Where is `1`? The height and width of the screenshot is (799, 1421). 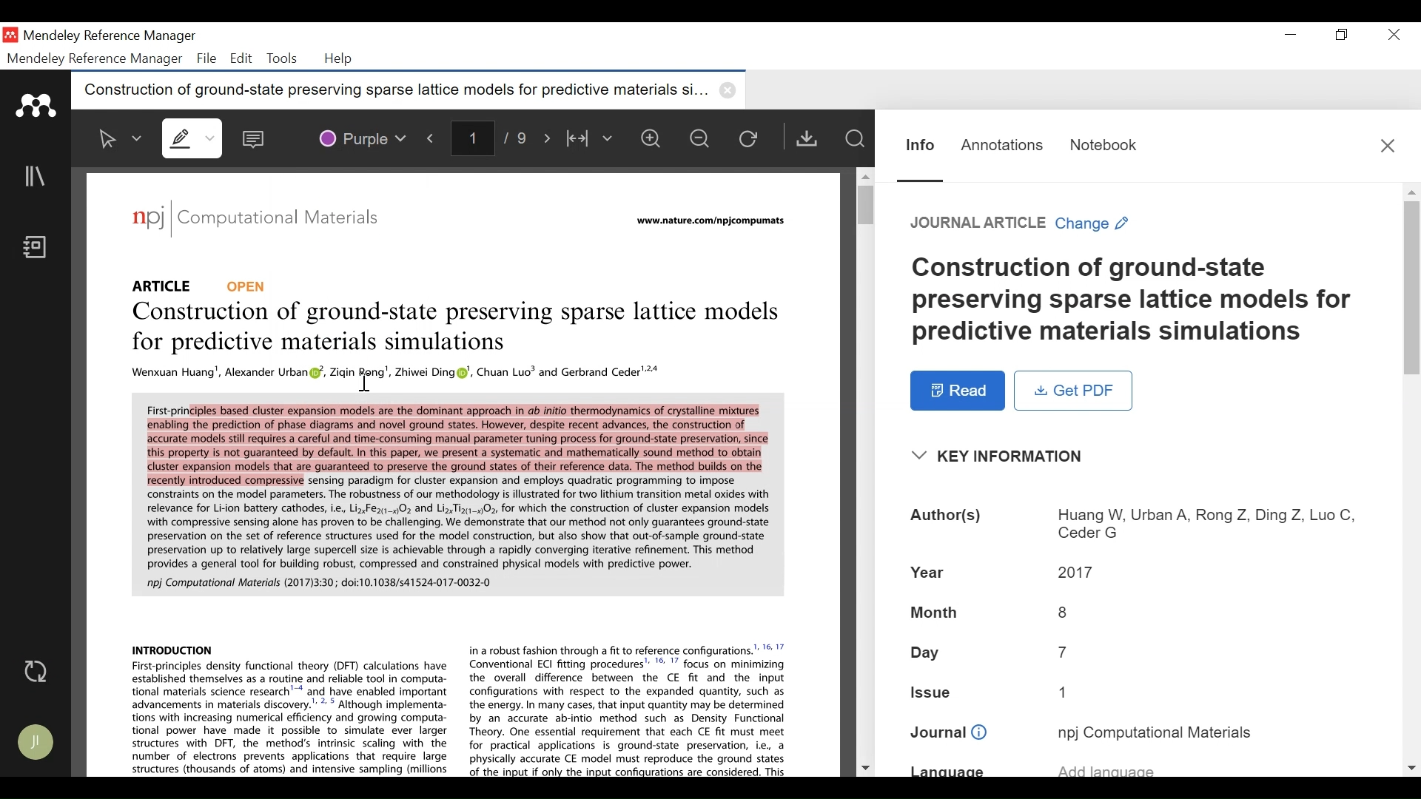
1 is located at coordinates (1066, 692).